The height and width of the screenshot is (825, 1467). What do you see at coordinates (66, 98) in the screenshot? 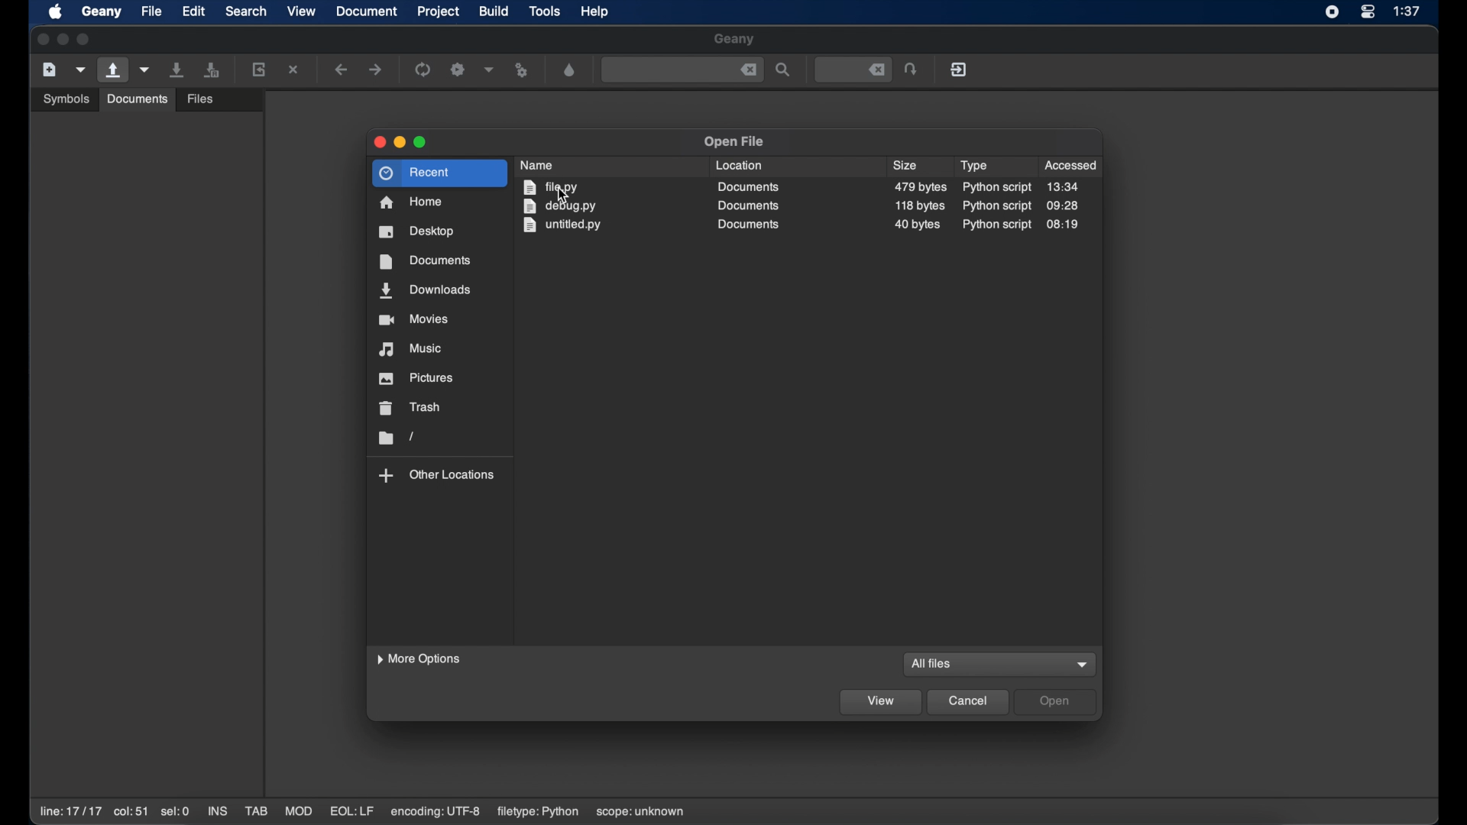
I see `symbols` at bounding box center [66, 98].